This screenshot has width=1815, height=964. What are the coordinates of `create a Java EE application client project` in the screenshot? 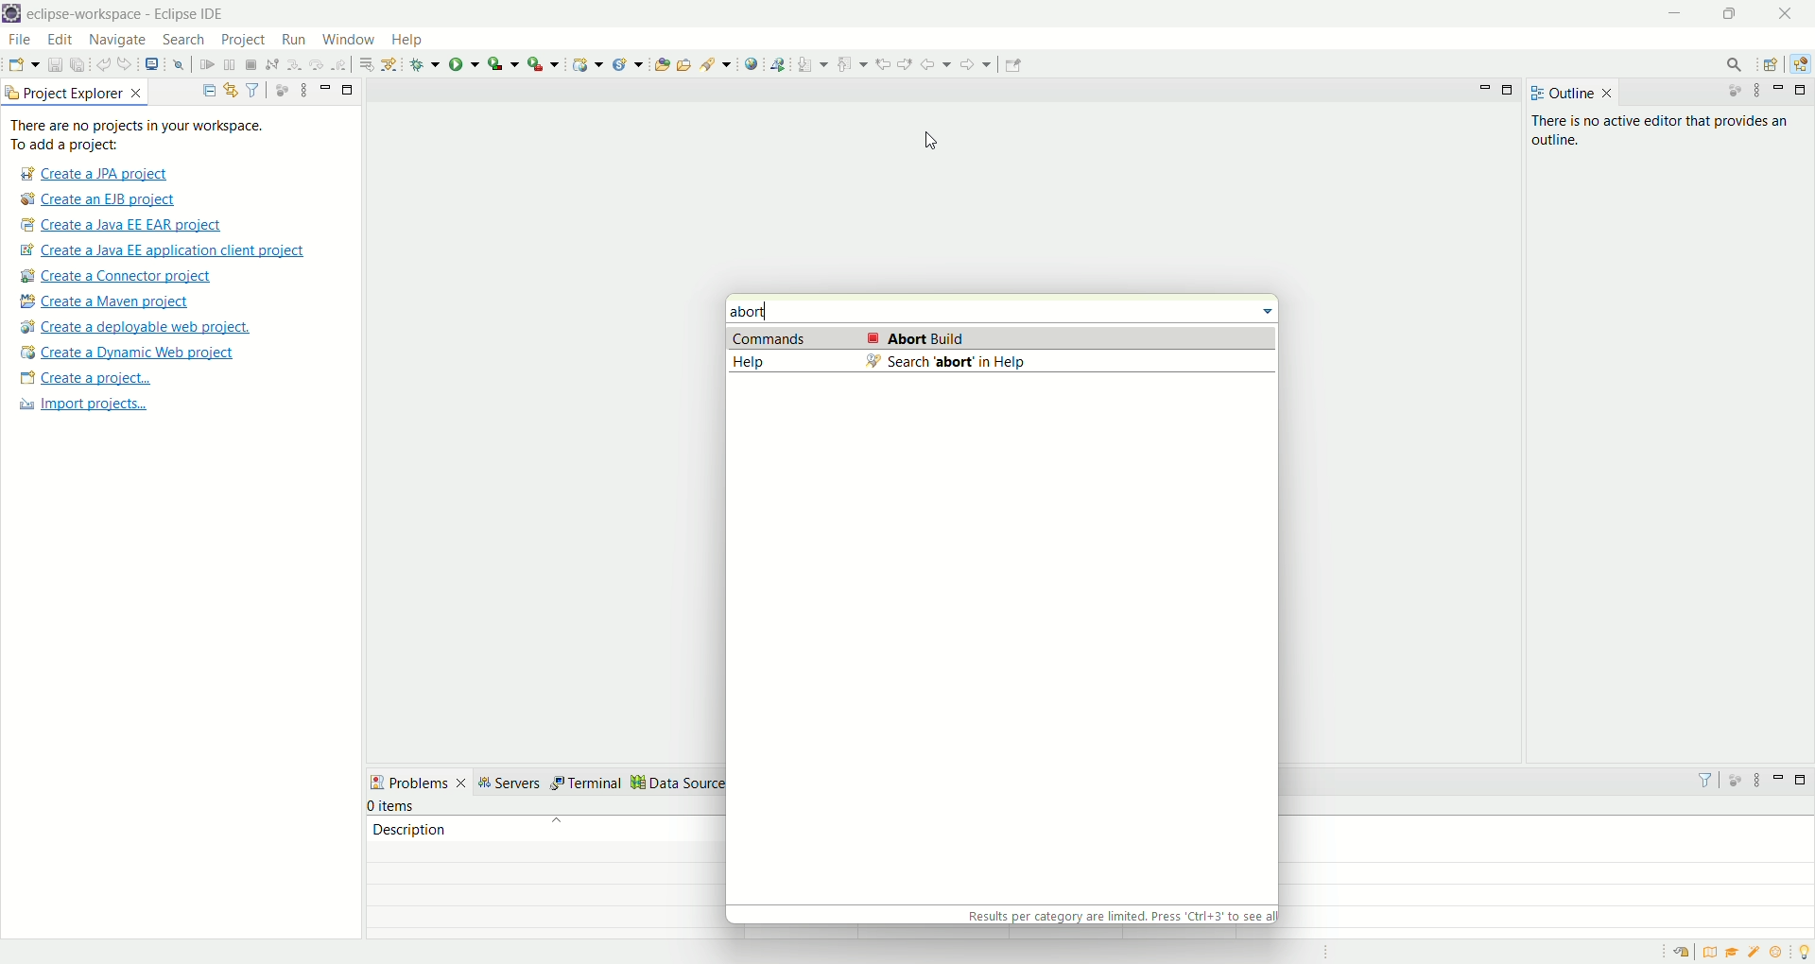 It's located at (169, 252).